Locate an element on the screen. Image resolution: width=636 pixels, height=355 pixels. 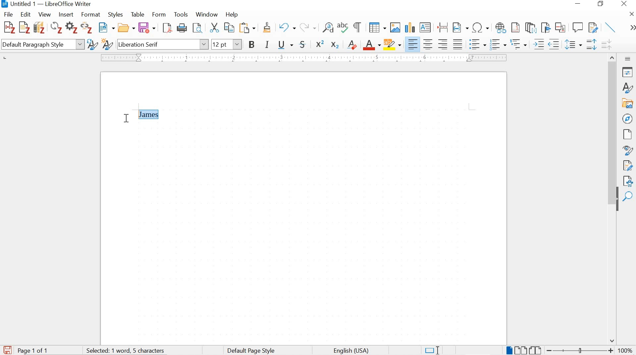
close document is located at coordinates (632, 14).